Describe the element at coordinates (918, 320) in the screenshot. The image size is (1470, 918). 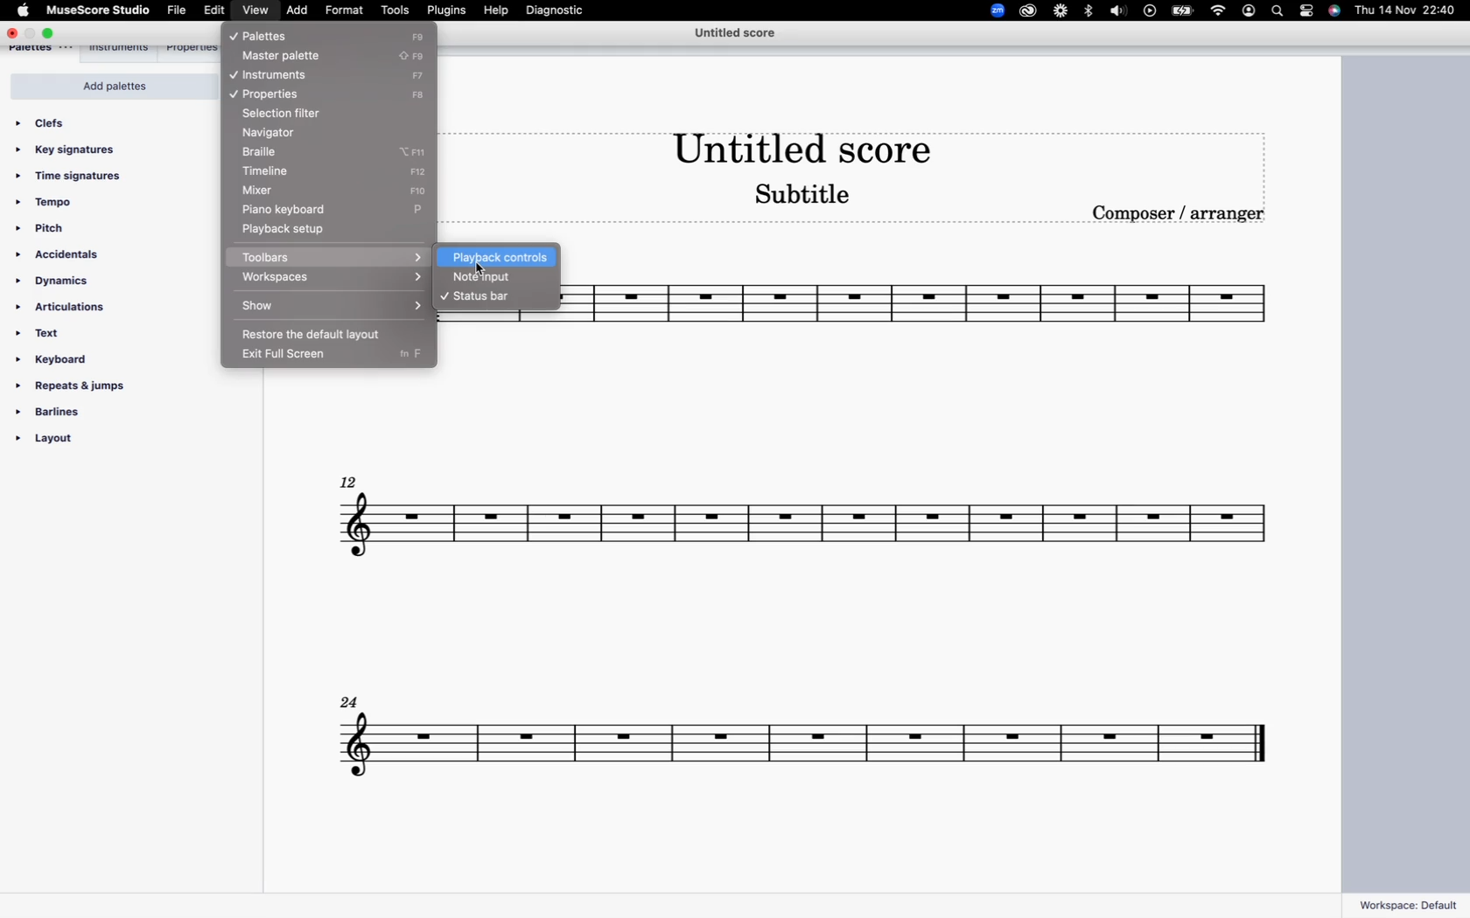
I see `score` at that location.